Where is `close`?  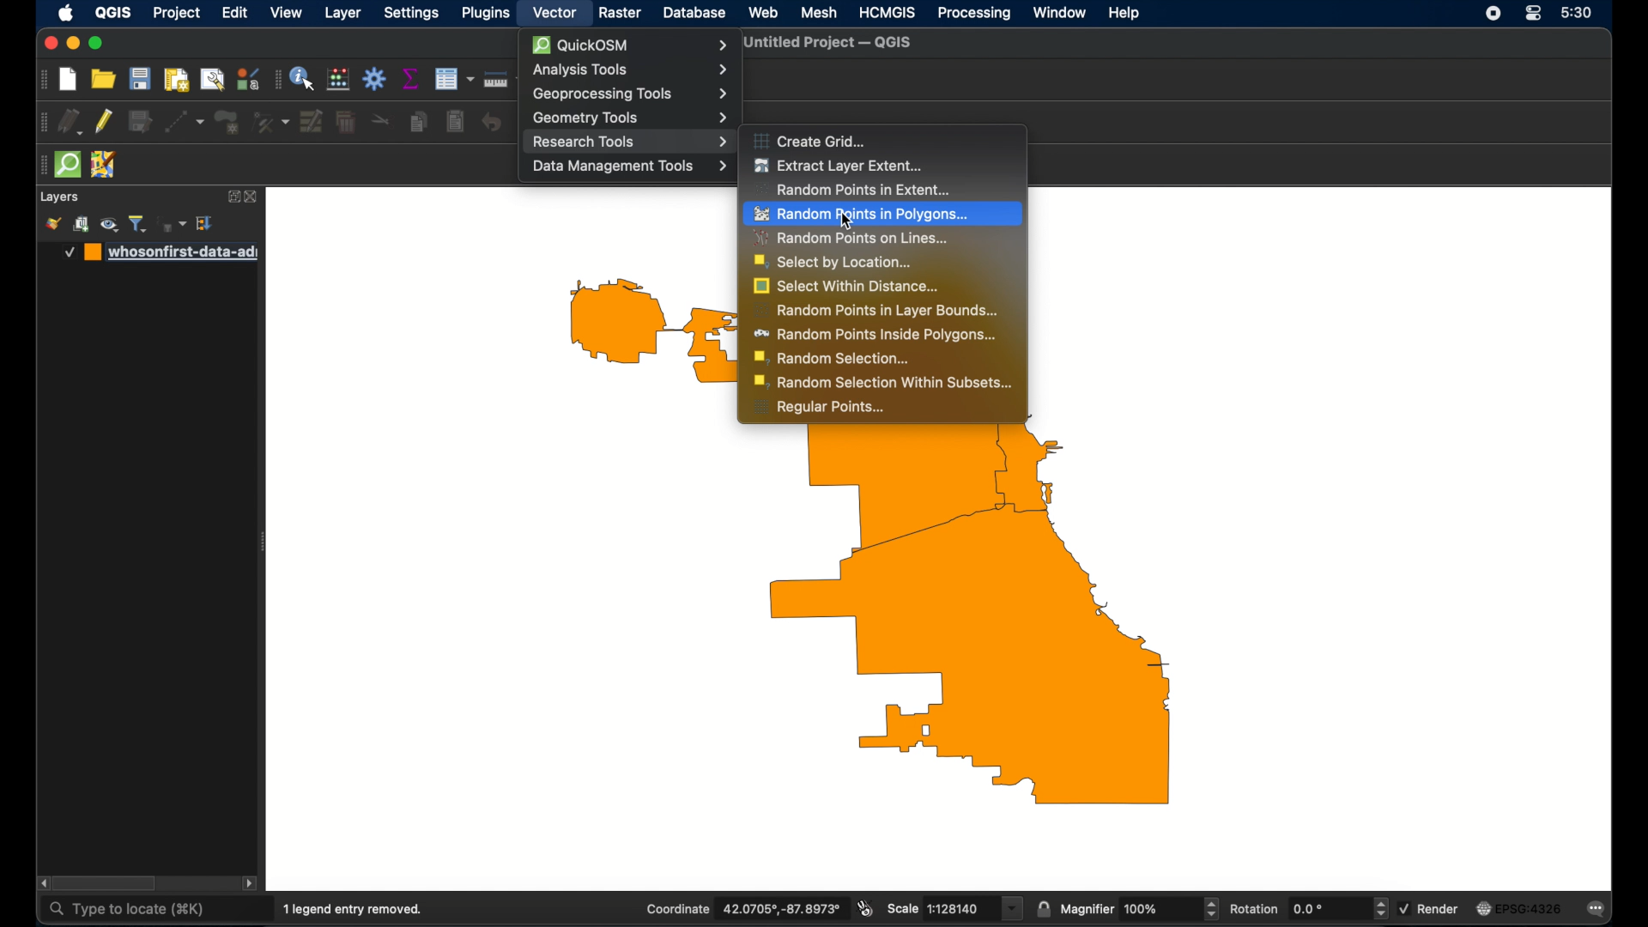 close is located at coordinates (49, 44).